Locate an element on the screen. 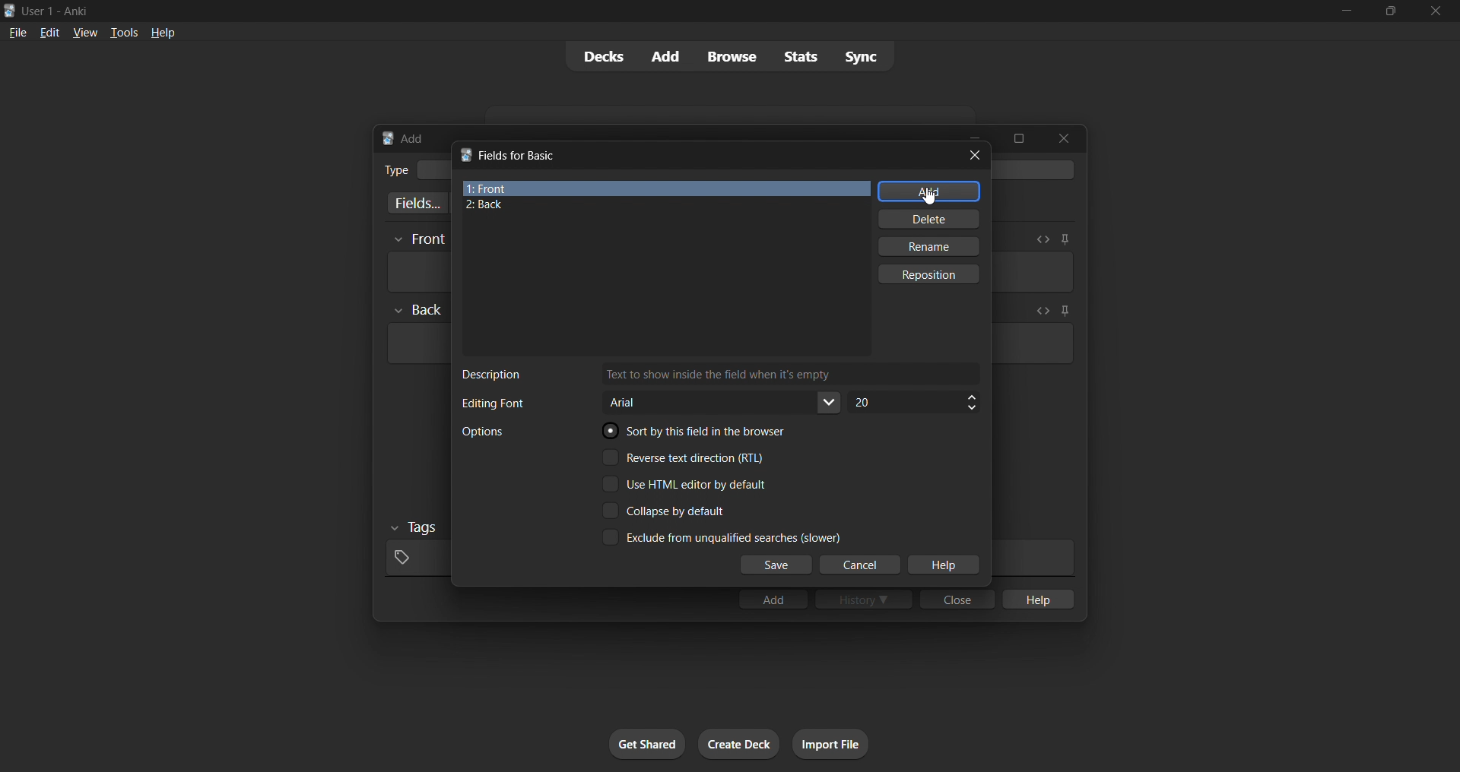 The height and width of the screenshot is (772, 1460). close is located at coordinates (957, 599).